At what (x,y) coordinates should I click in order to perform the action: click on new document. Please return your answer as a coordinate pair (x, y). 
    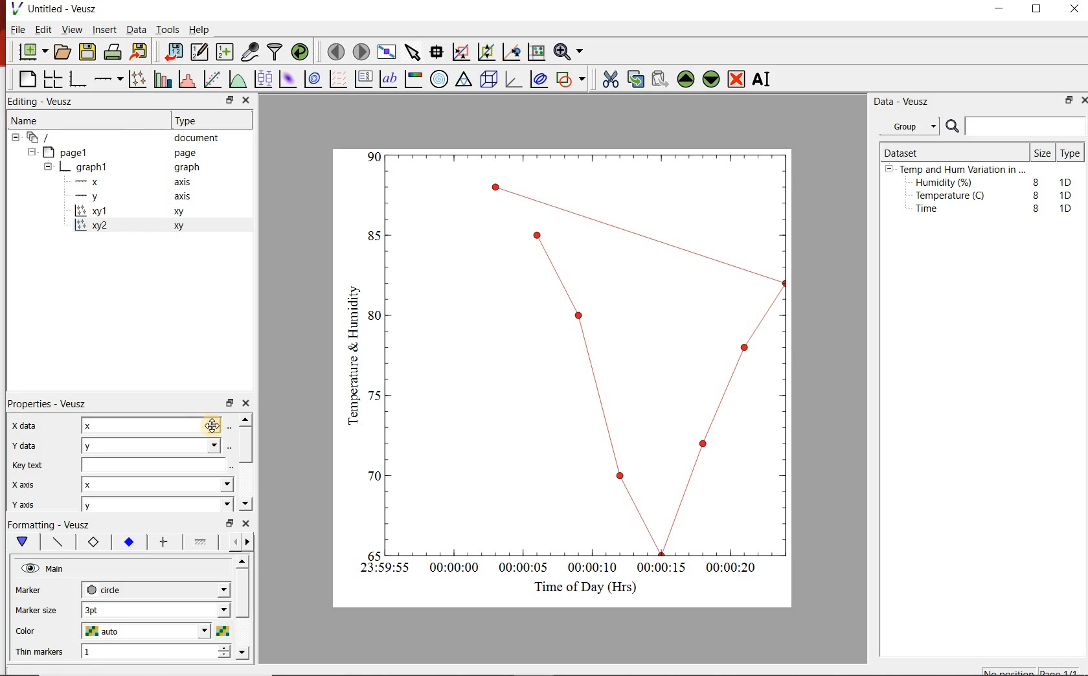
    Looking at the image, I should click on (32, 52).